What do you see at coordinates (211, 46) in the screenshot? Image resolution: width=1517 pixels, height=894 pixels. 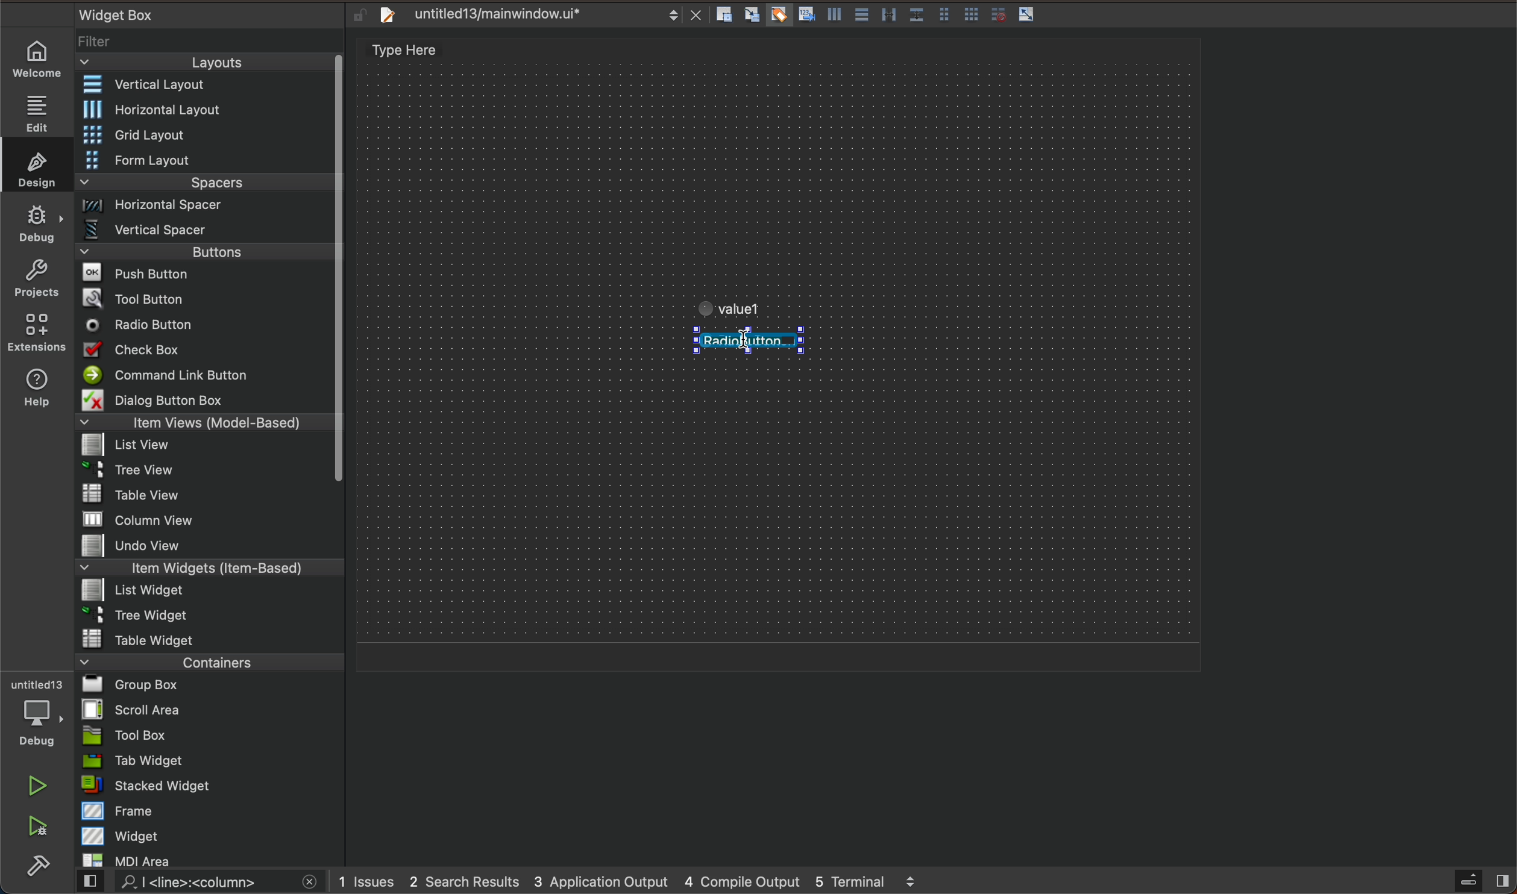 I see `filter` at bounding box center [211, 46].